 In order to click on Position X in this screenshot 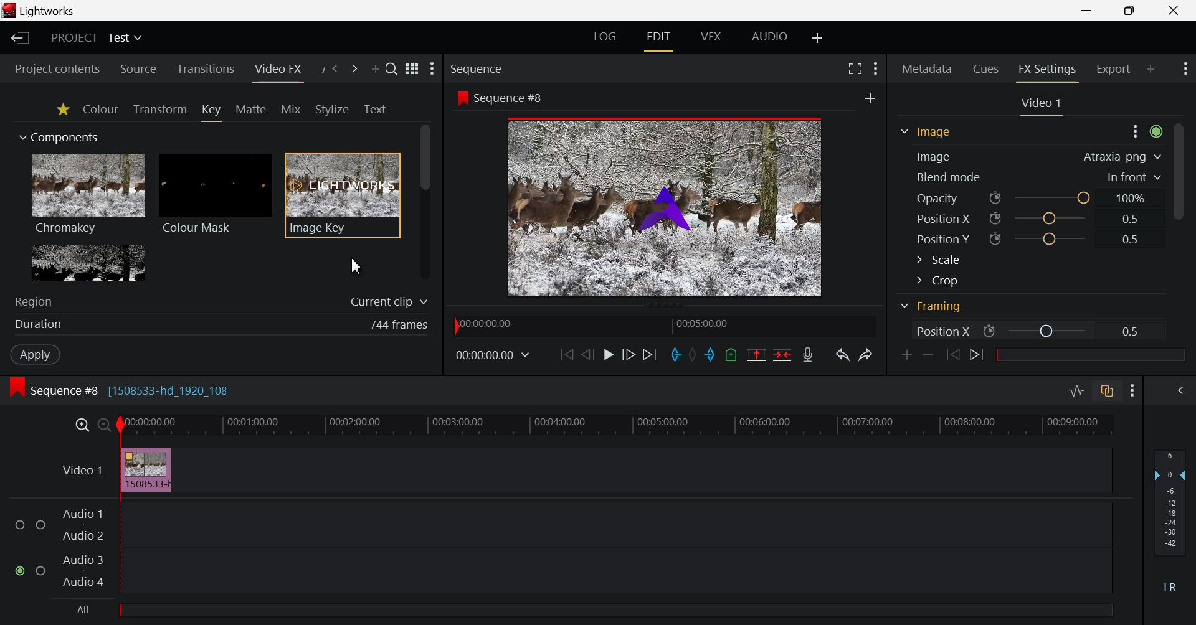, I will do `click(939, 330)`.